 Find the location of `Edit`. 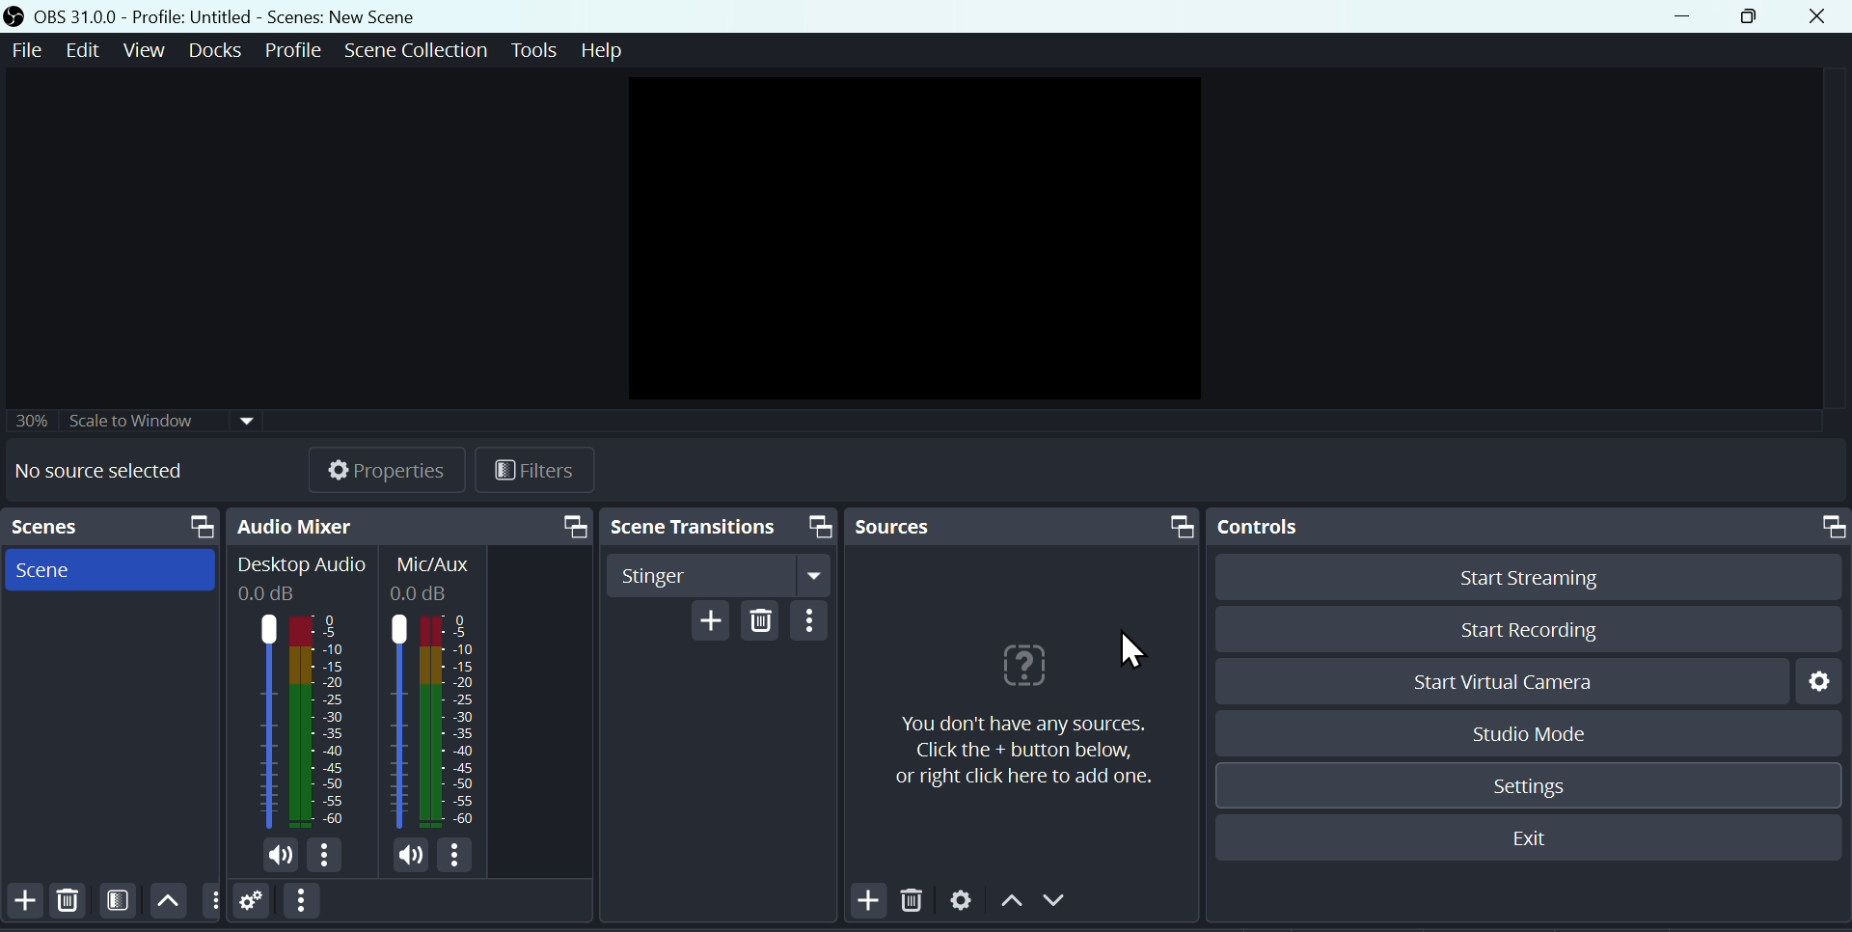

Edit is located at coordinates (80, 50).